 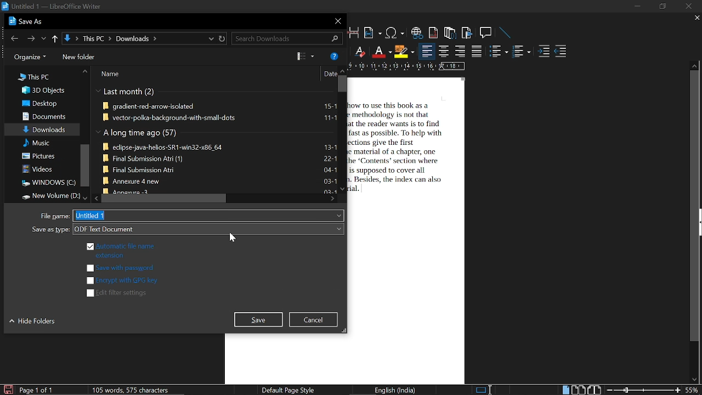 What do you see at coordinates (208, 229) in the screenshot?
I see `save type` at bounding box center [208, 229].